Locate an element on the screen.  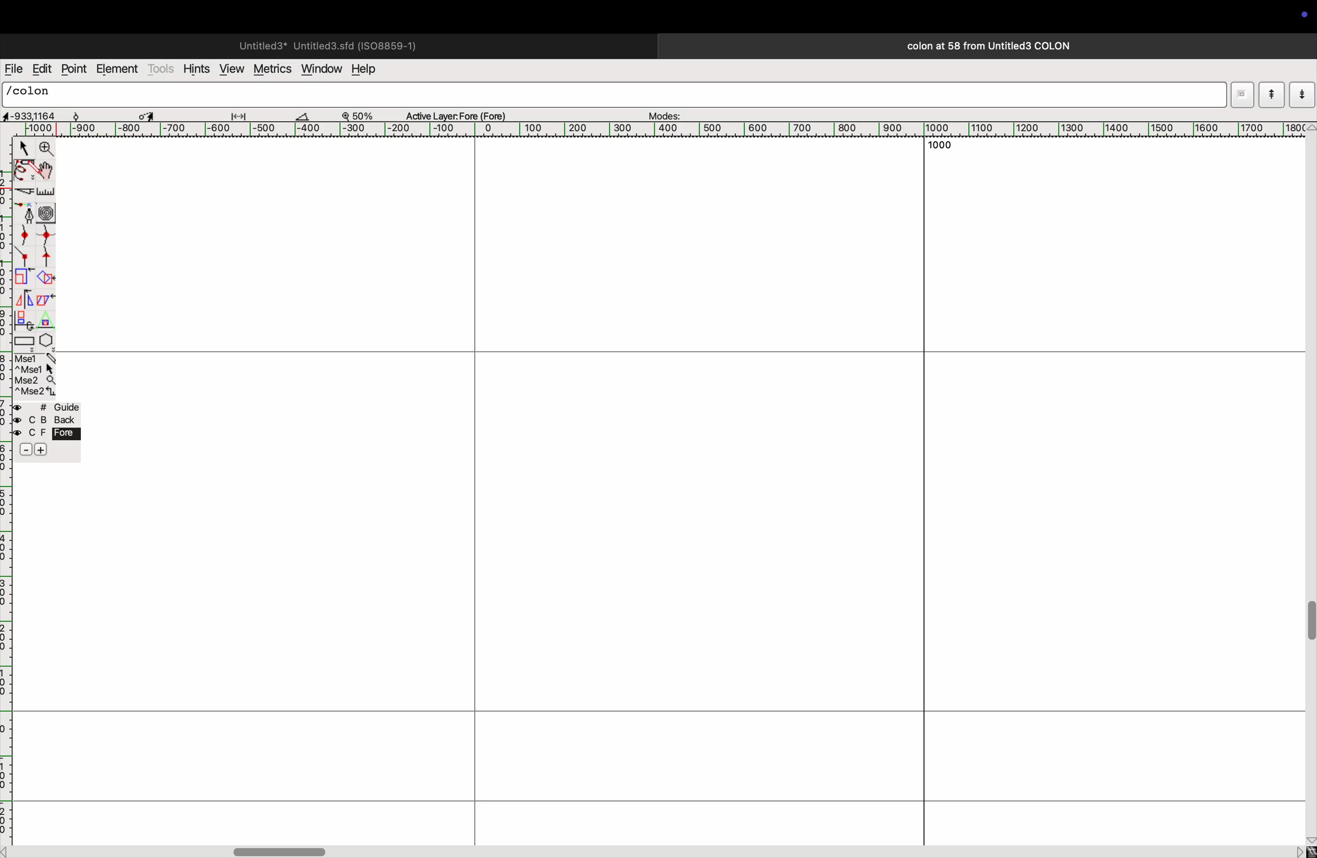
minimize is located at coordinates (23, 278).